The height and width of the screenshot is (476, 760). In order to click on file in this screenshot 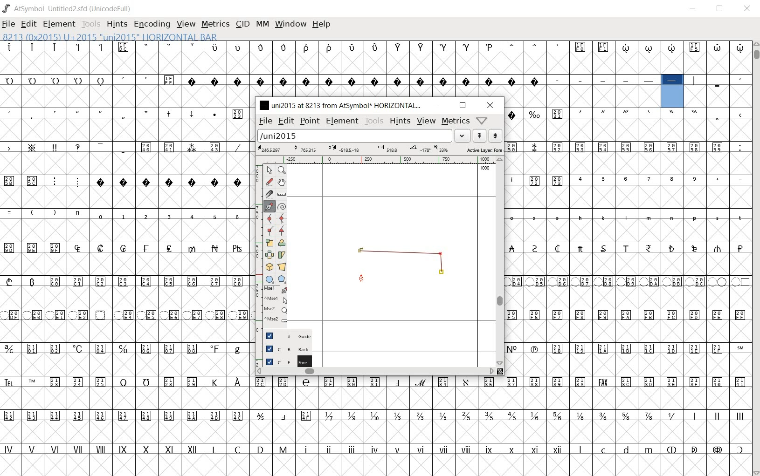, I will do `click(265, 122)`.